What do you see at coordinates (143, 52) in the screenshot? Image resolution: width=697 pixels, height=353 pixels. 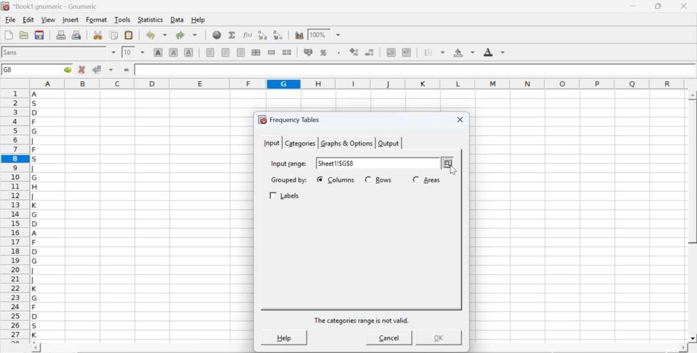 I see `drop down` at bounding box center [143, 52].